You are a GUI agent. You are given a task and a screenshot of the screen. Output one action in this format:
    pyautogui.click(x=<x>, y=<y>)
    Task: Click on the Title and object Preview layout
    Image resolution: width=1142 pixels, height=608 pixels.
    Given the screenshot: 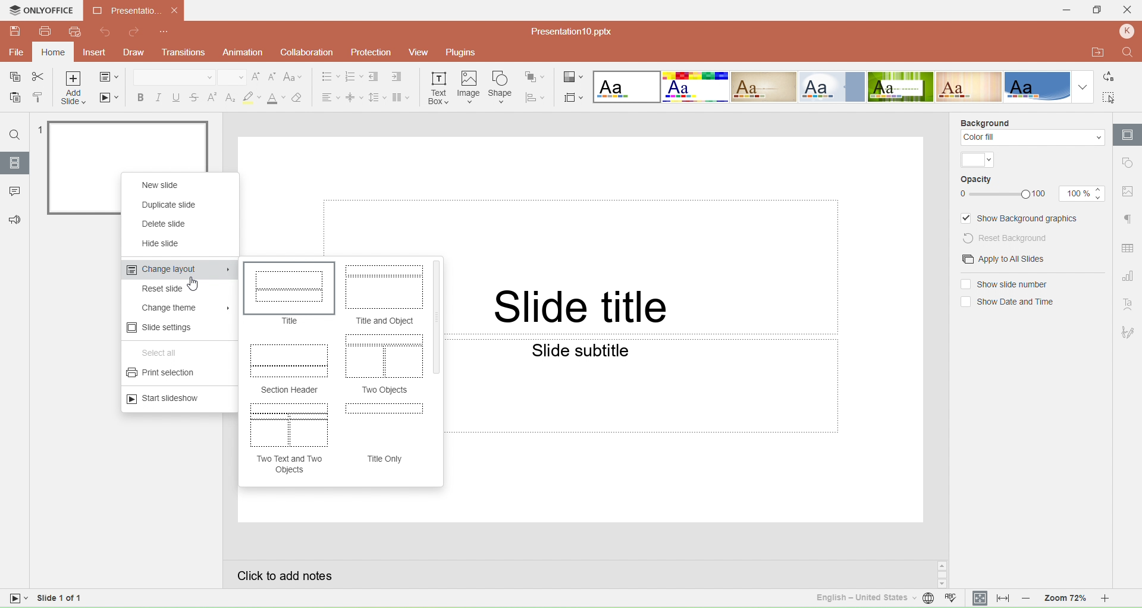 What is the action you would take?
    pyautogui.click(x=383, y=288)
    